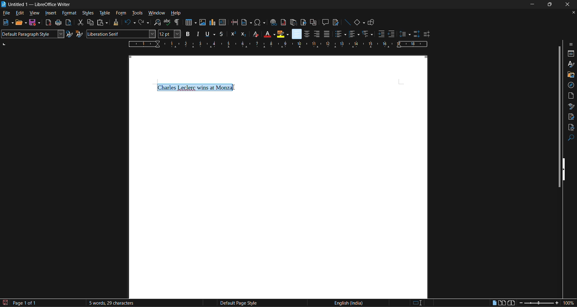  Describe the element at coordinates (104, 13) in the screenshot. I see `table` at that location.